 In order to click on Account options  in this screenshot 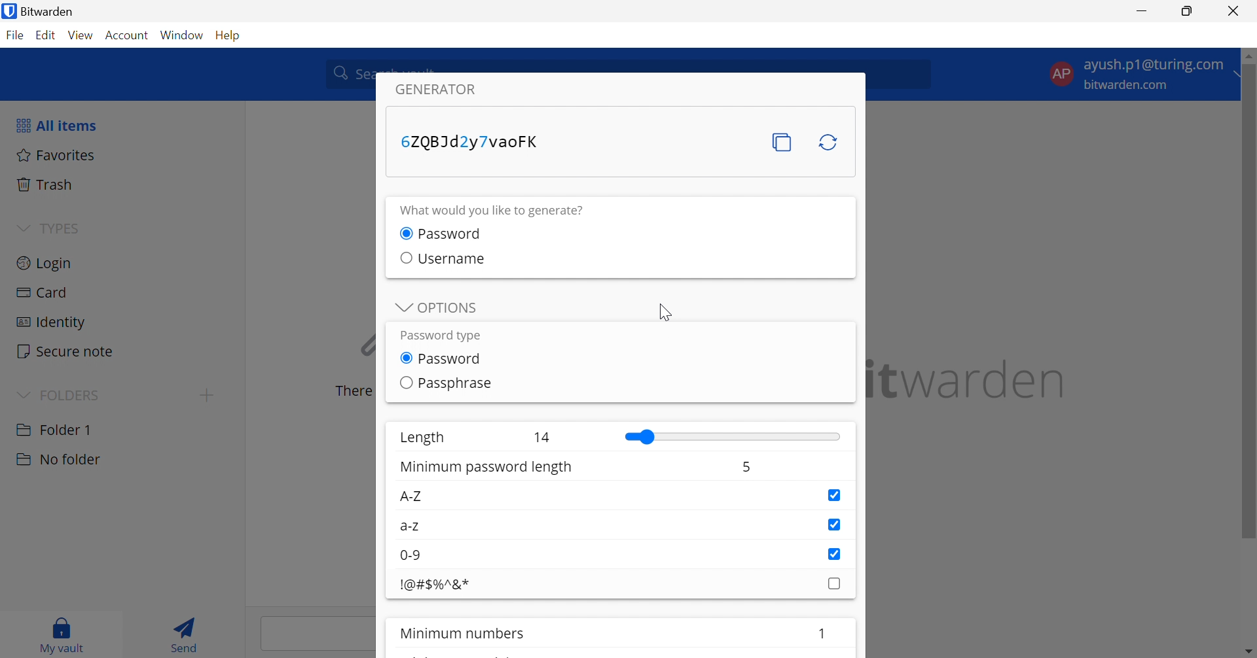, I will do `click(1138, 75)`.